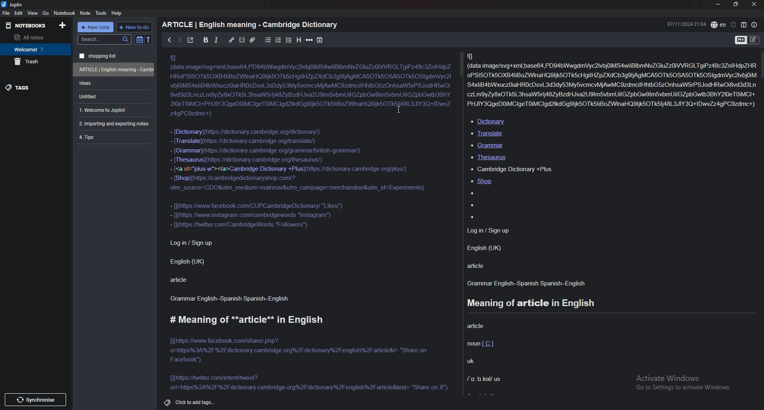 The image size is (764, 410). Describe the element at coordinates (62, 25) in the screenshot. I see `add notebook` at that location.